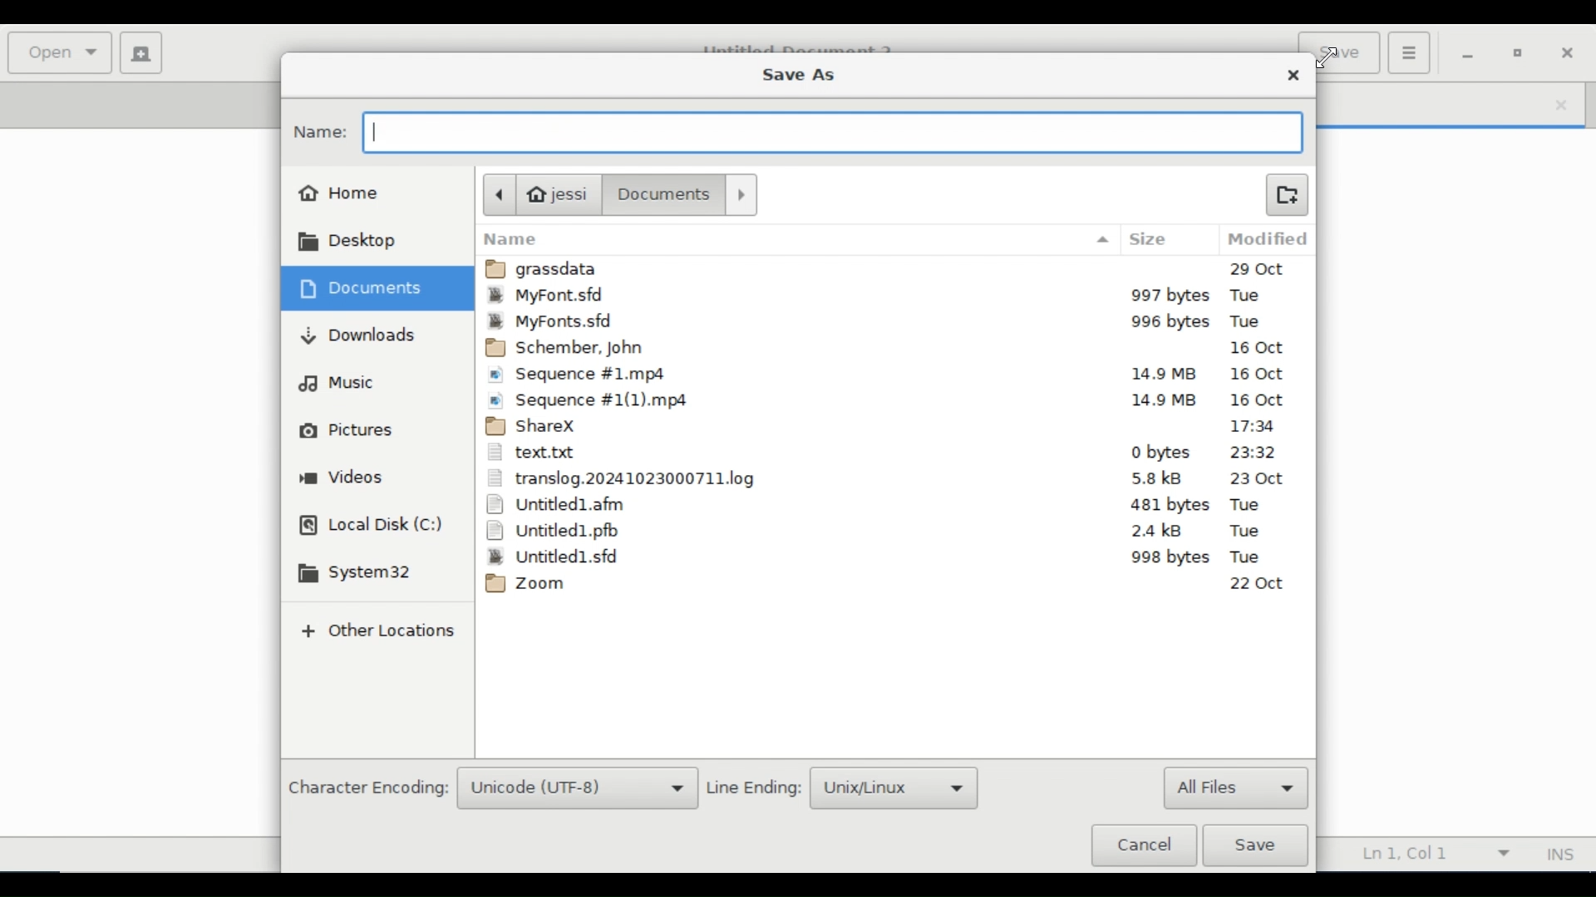 Image resolution: width=1596 pixels, height=897 pixels. Describe the element at coordinates (891, 427) in the screenshot. I see `ShareX 17:34` at that location.